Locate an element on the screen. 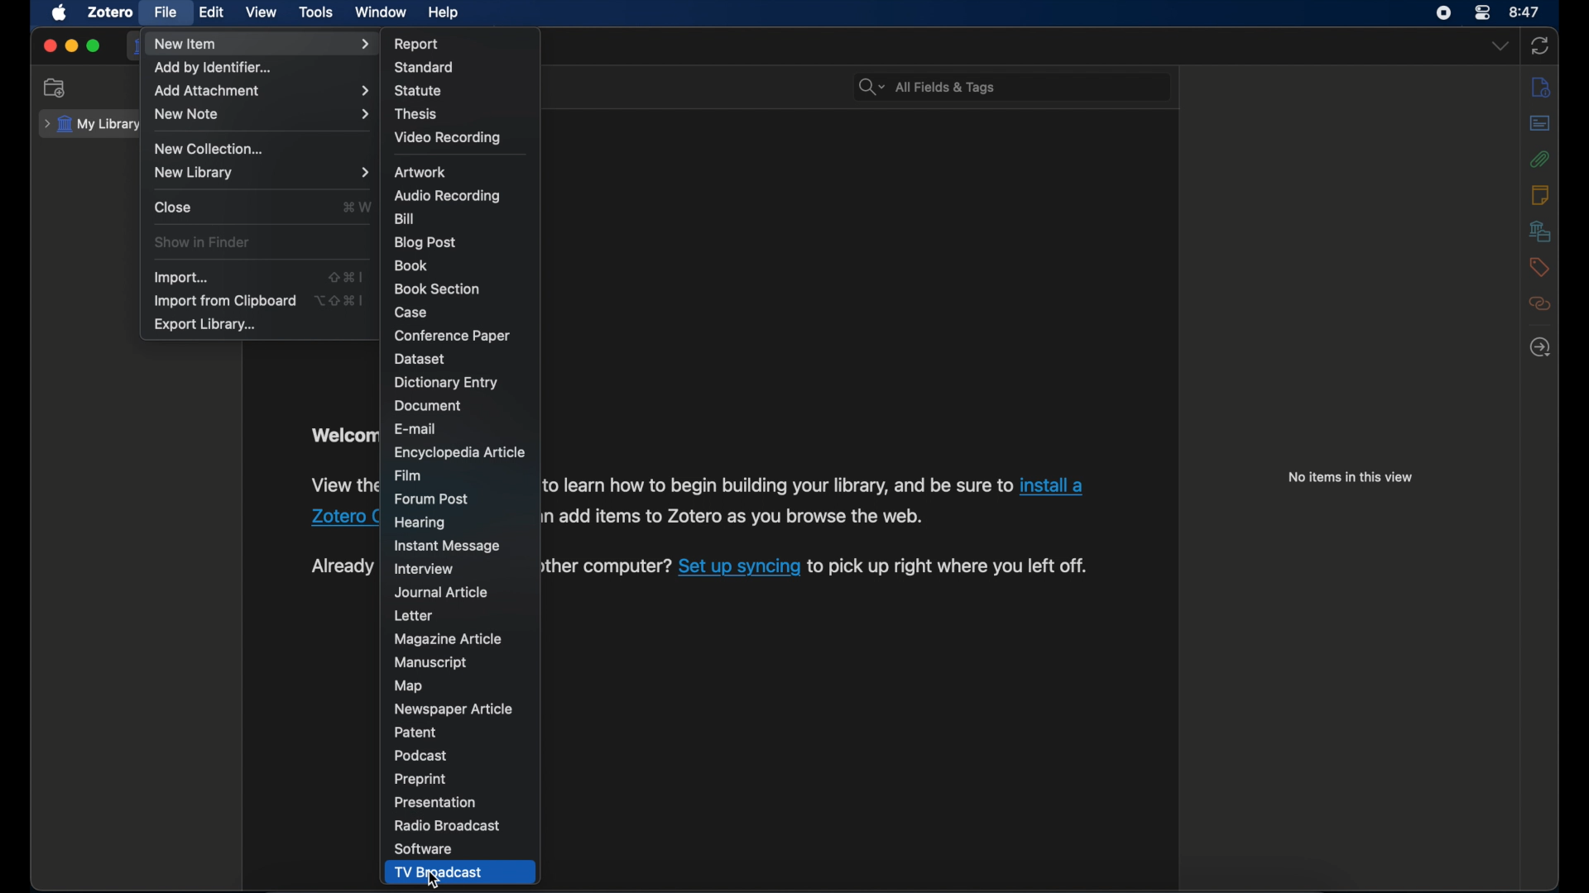 The image size is (1589, 893). software information is located at coordinates (342, 485).